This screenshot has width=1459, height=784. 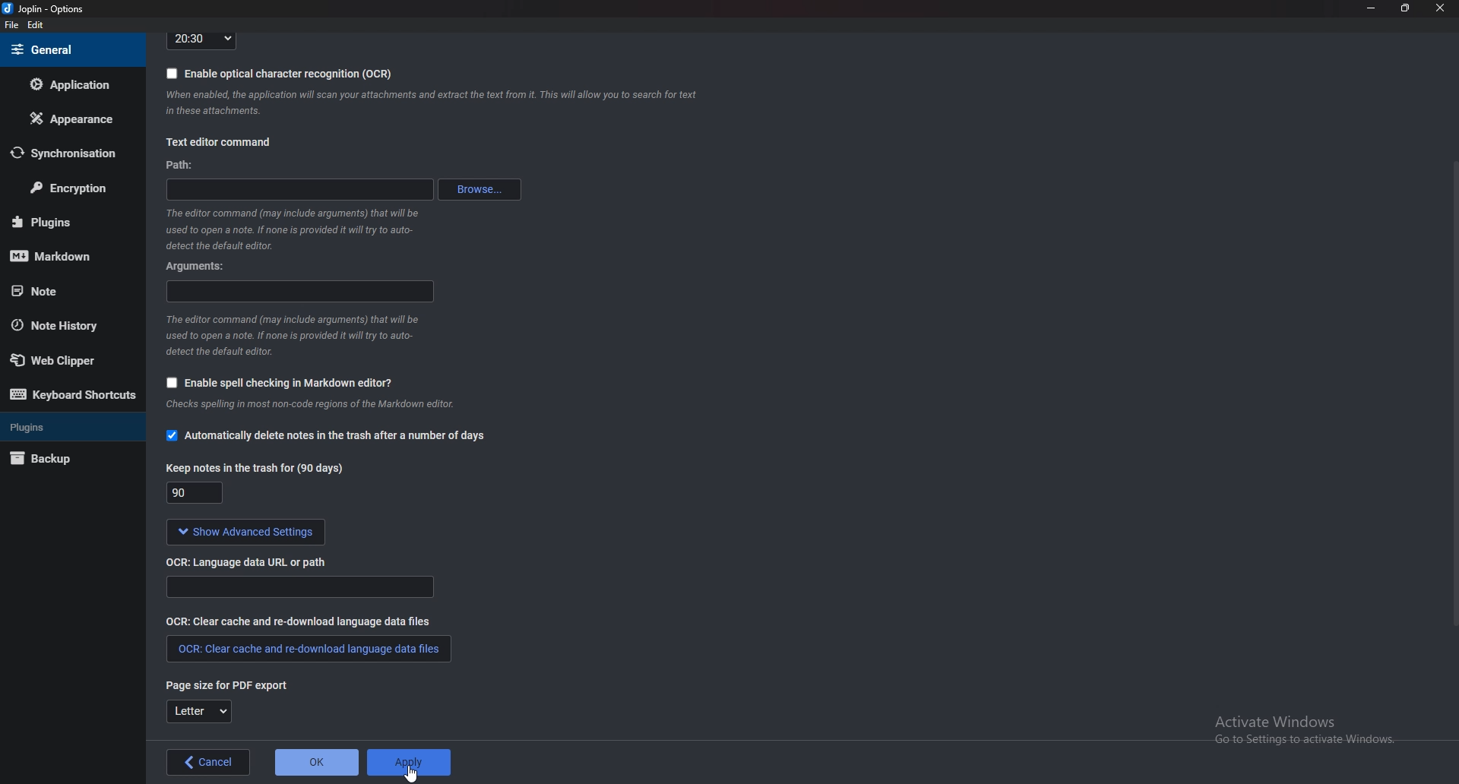 What do you see at coordinates (299, 587) in the screenshot?
I see `Ocr language data url or path` at bounding box center [299, 587].